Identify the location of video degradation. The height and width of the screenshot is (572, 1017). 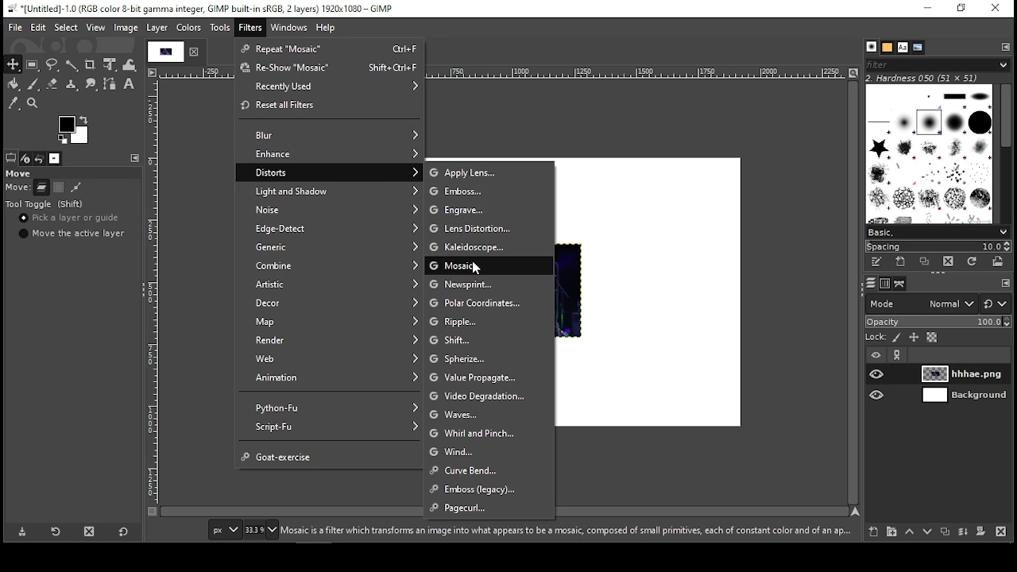
(491, 398).